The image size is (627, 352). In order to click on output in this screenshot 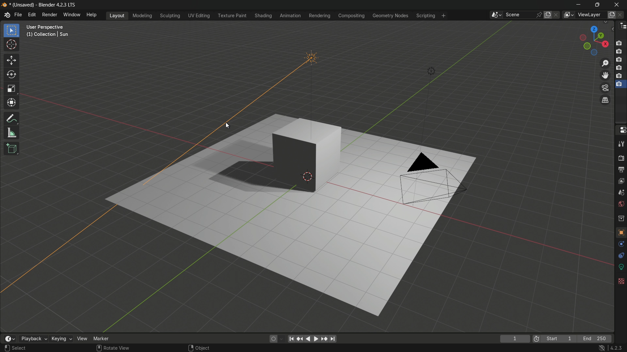, I will do `click(621, 170)`.